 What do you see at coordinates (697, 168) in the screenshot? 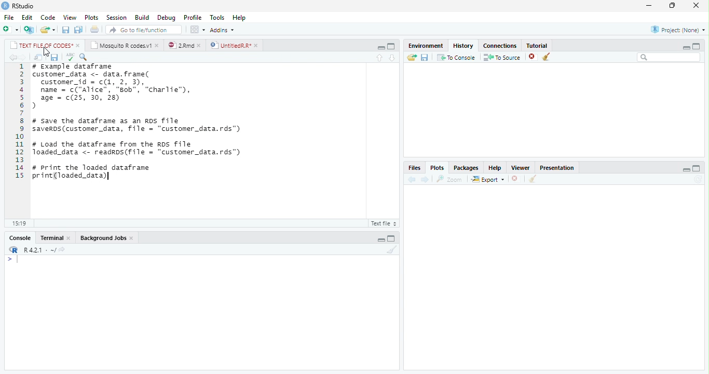
I see `maximize` at bounding box center [697, 168].